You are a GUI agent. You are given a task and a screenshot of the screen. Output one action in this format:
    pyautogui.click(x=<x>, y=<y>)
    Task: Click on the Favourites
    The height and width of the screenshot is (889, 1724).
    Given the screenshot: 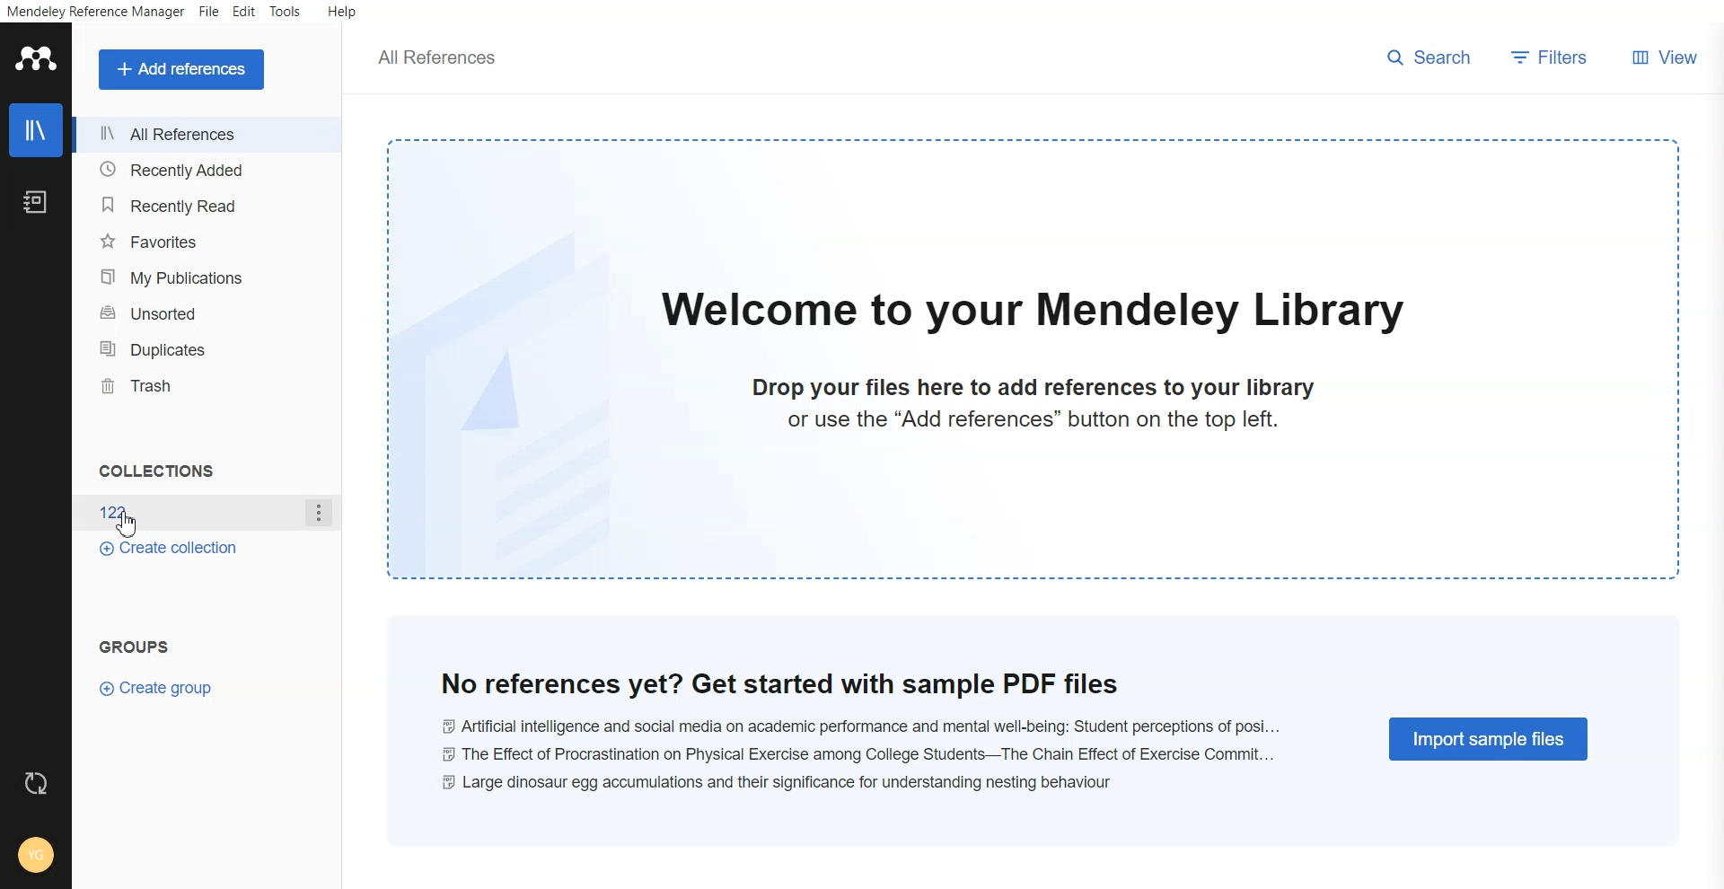 What is the action you would take?
    pyautogui.click(x=207, y=242)
    